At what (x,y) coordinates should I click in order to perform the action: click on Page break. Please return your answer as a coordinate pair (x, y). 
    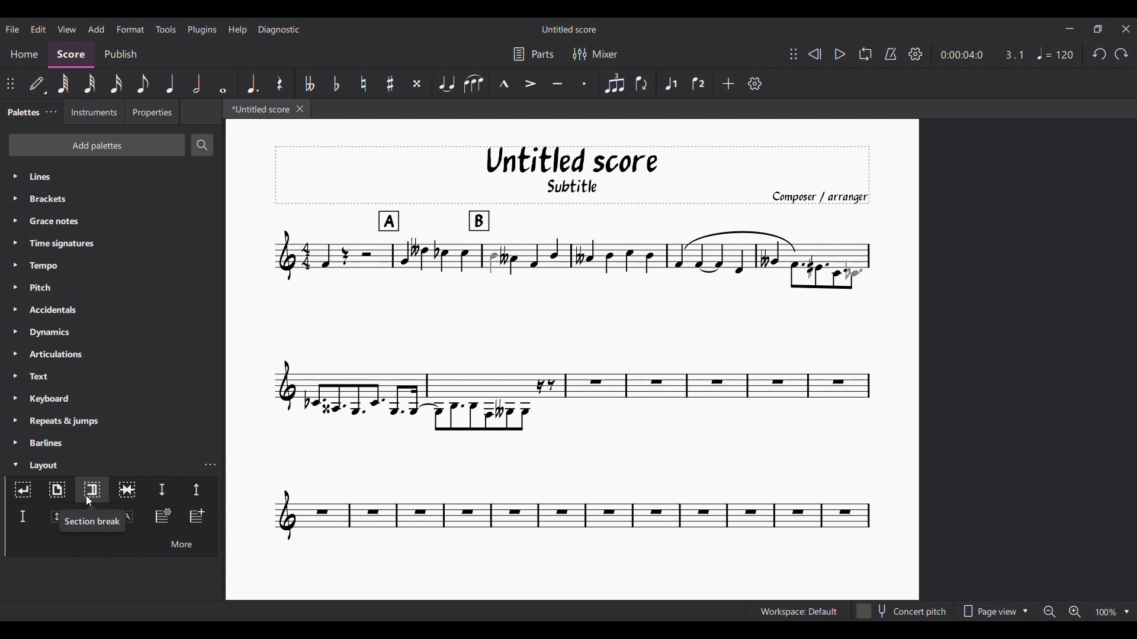
    Looking at the image, I should click on (56, 490).